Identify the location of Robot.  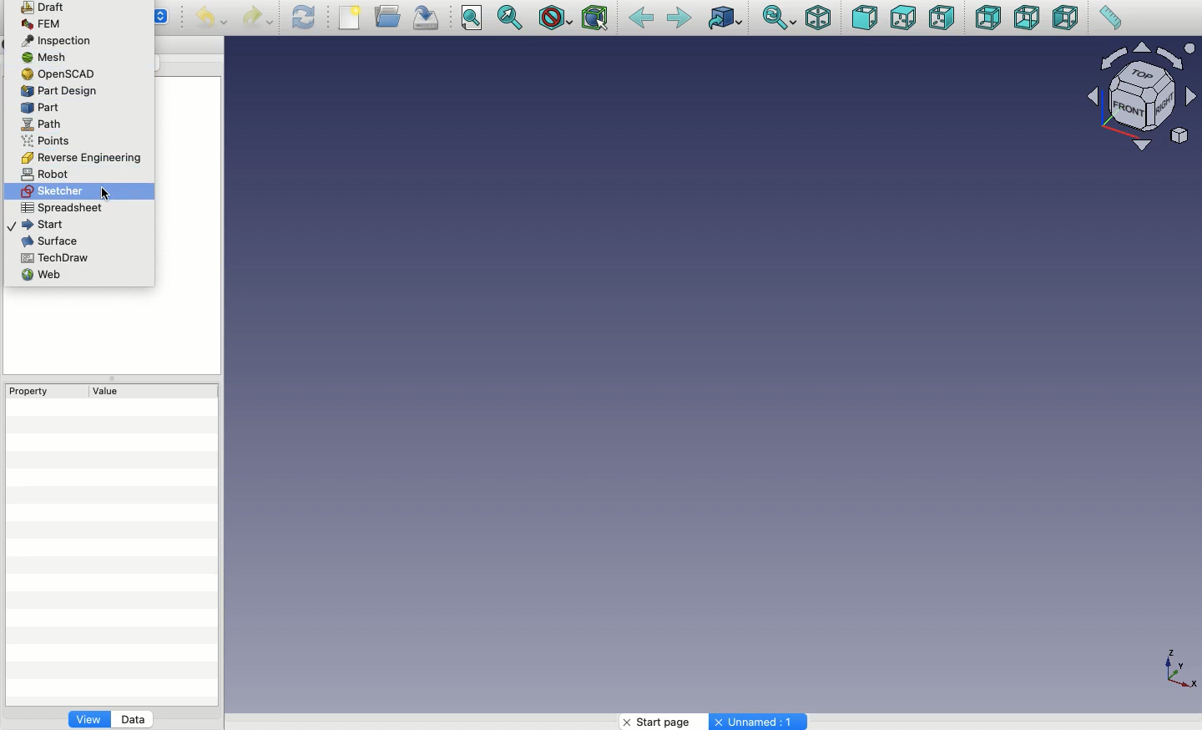
(46, 174).